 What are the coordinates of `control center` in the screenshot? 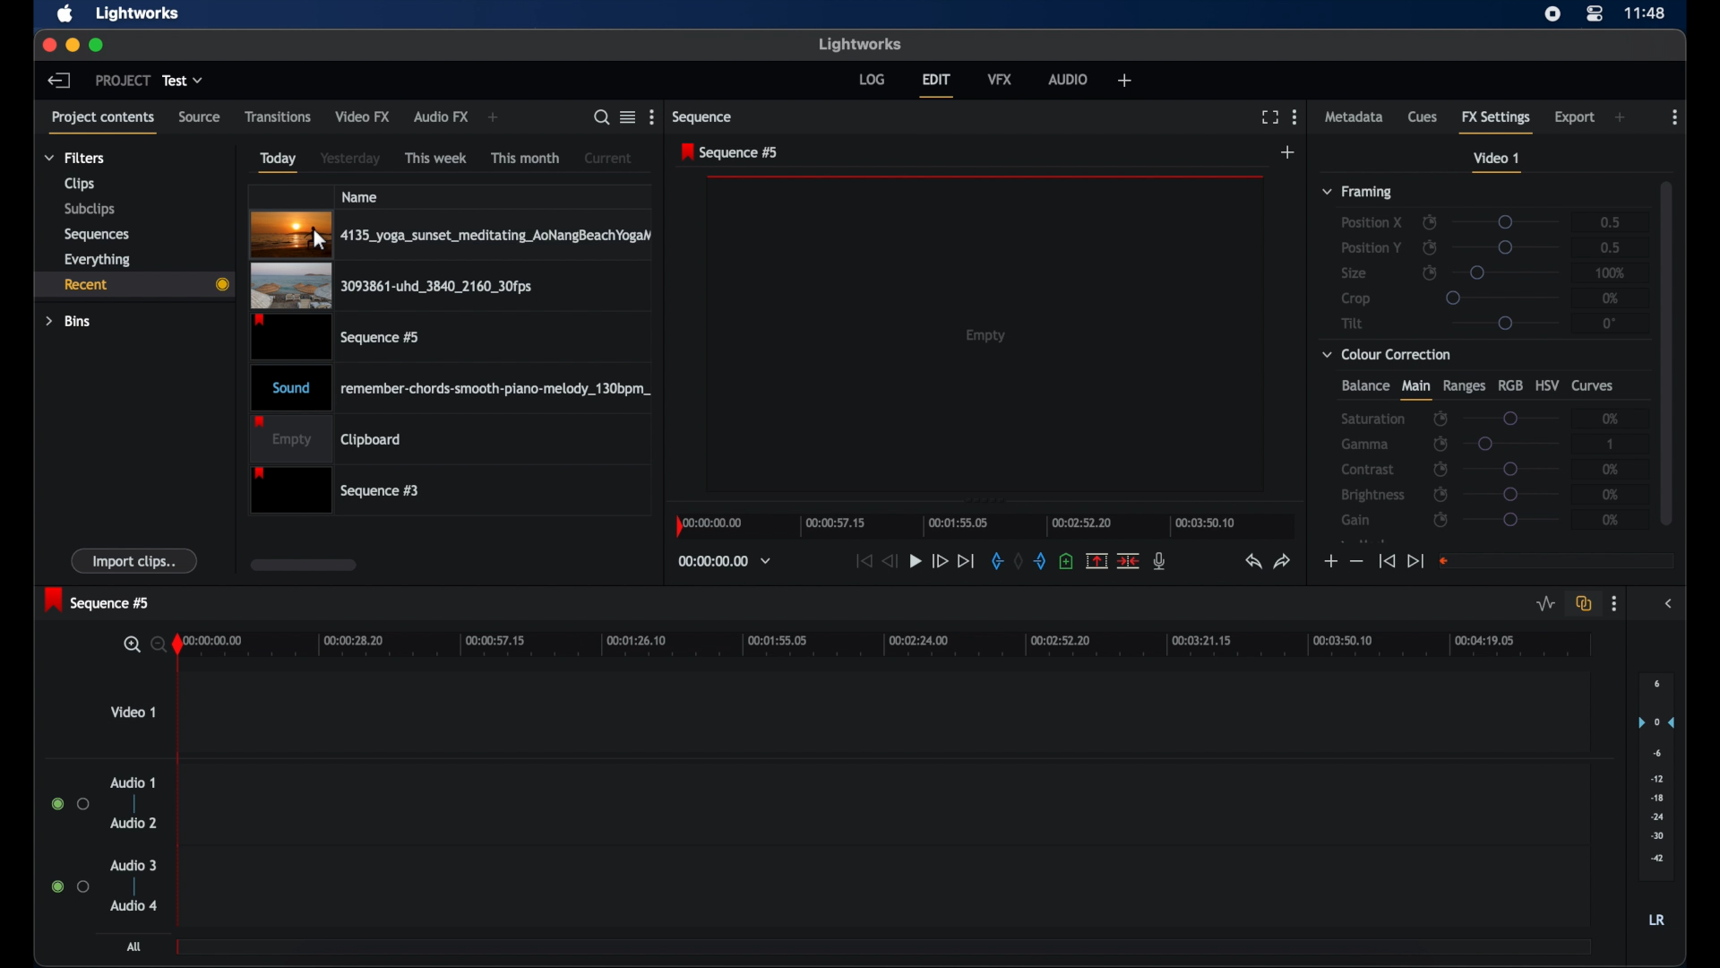 It's located at (1595, 13).